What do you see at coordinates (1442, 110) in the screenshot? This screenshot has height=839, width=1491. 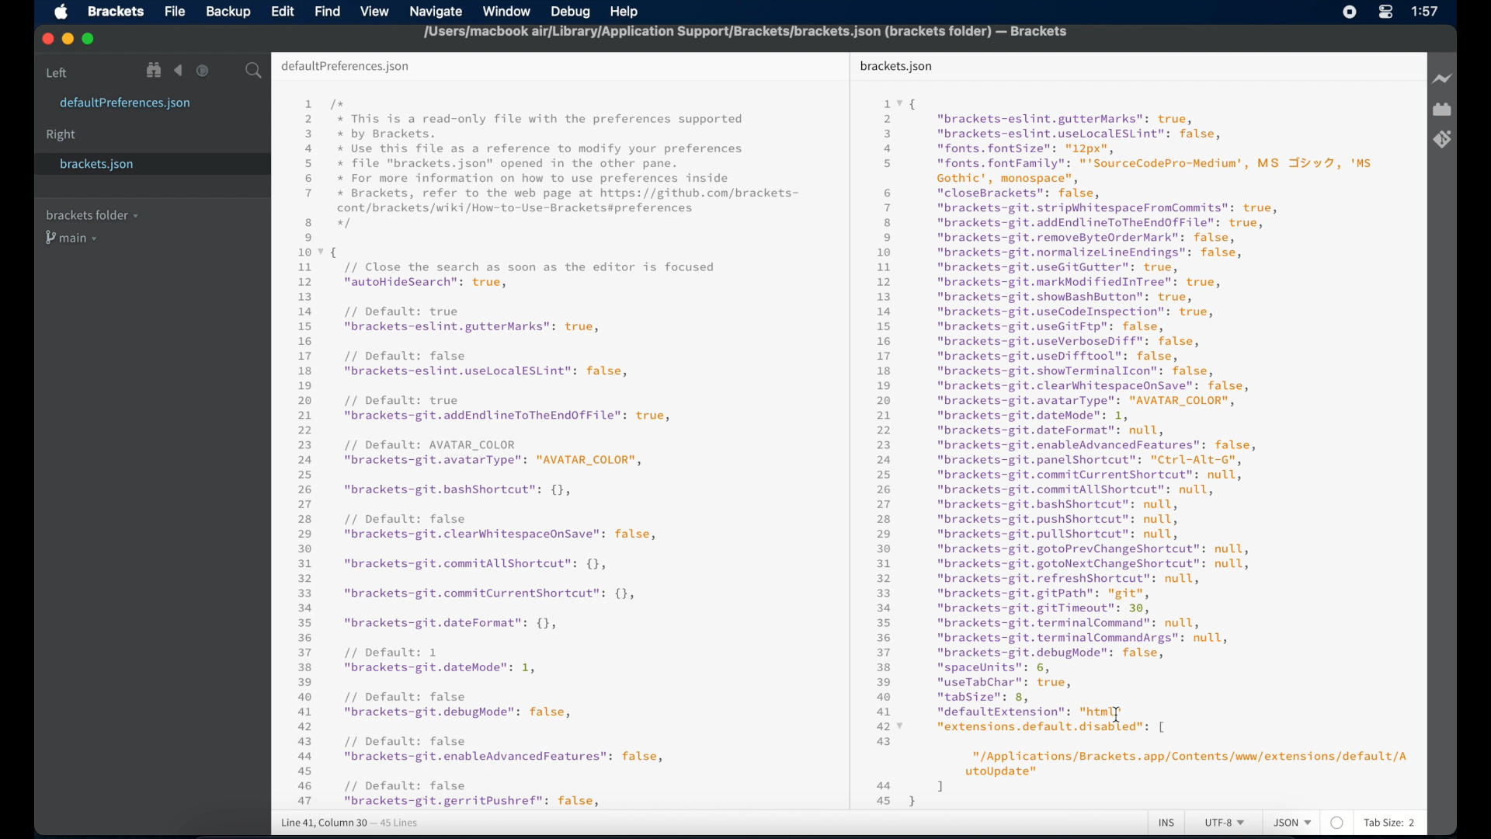 I see `extension manager` at bounding box center [1442, 110].